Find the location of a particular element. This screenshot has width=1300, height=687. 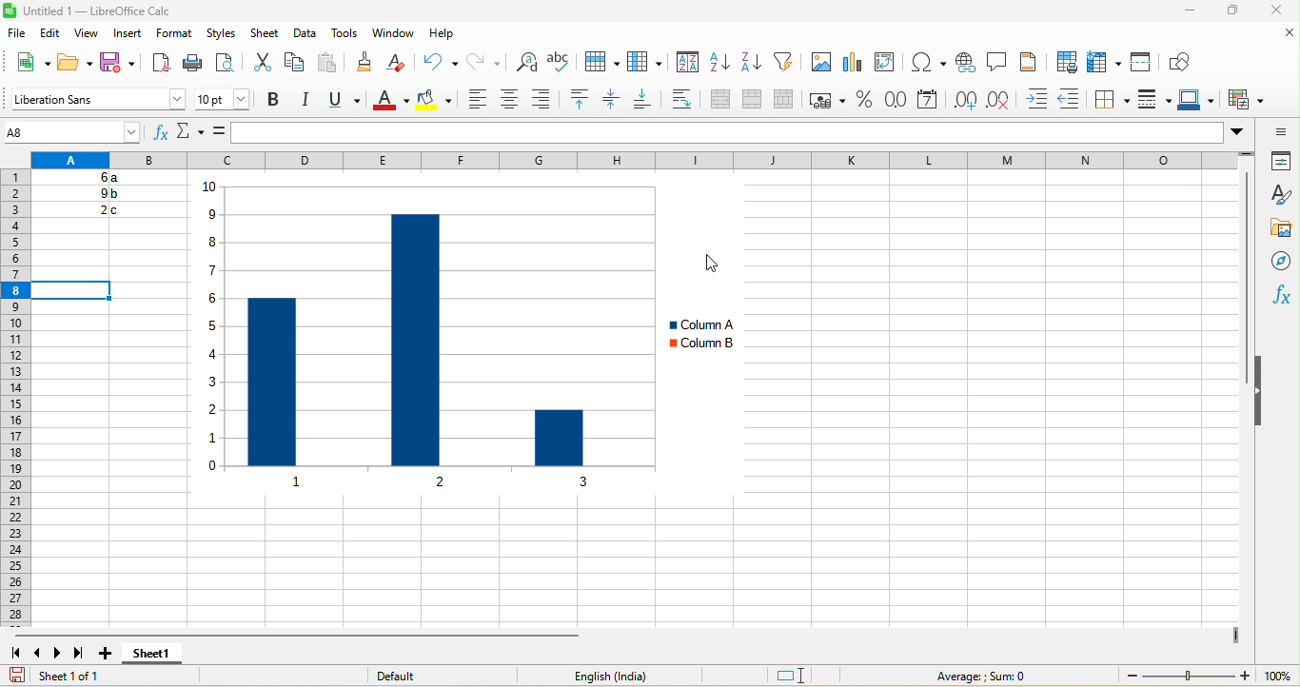

percent is located at coordinates (863, 102).